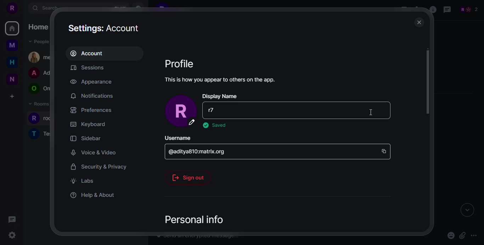 Image resolution: width=484 pixels, height=245 pixels. What do you see at coordinates (91, 82) in the screenshot?
I see `appearance` at bounding box center [91, 82].